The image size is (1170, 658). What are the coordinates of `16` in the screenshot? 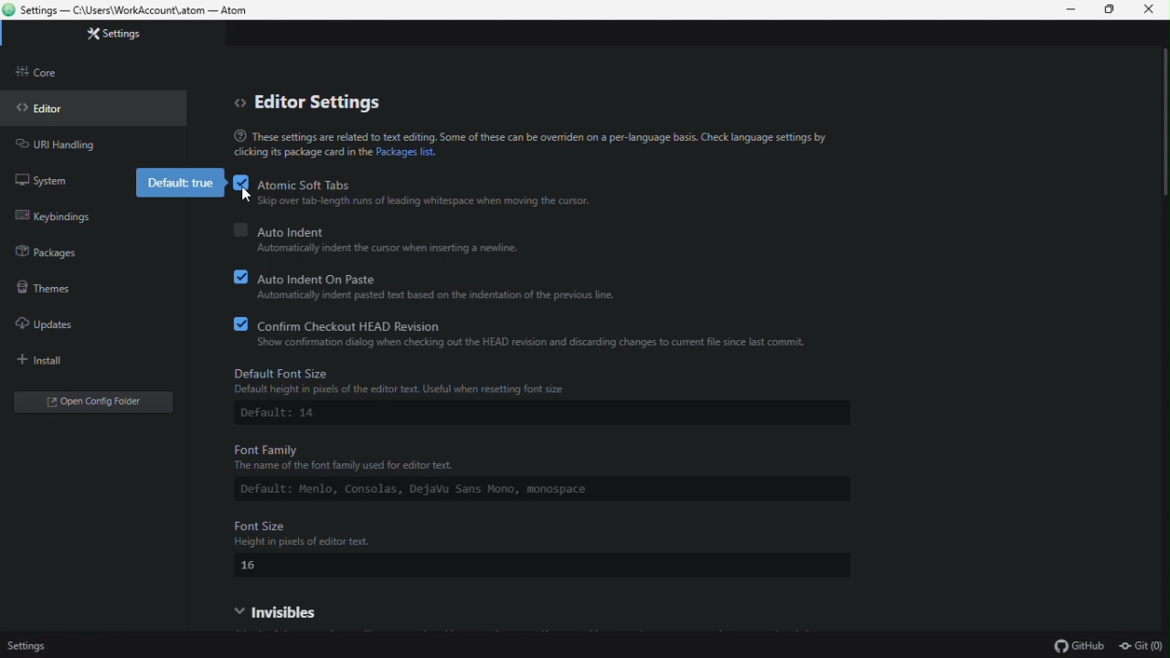 It's located at (251, 566).